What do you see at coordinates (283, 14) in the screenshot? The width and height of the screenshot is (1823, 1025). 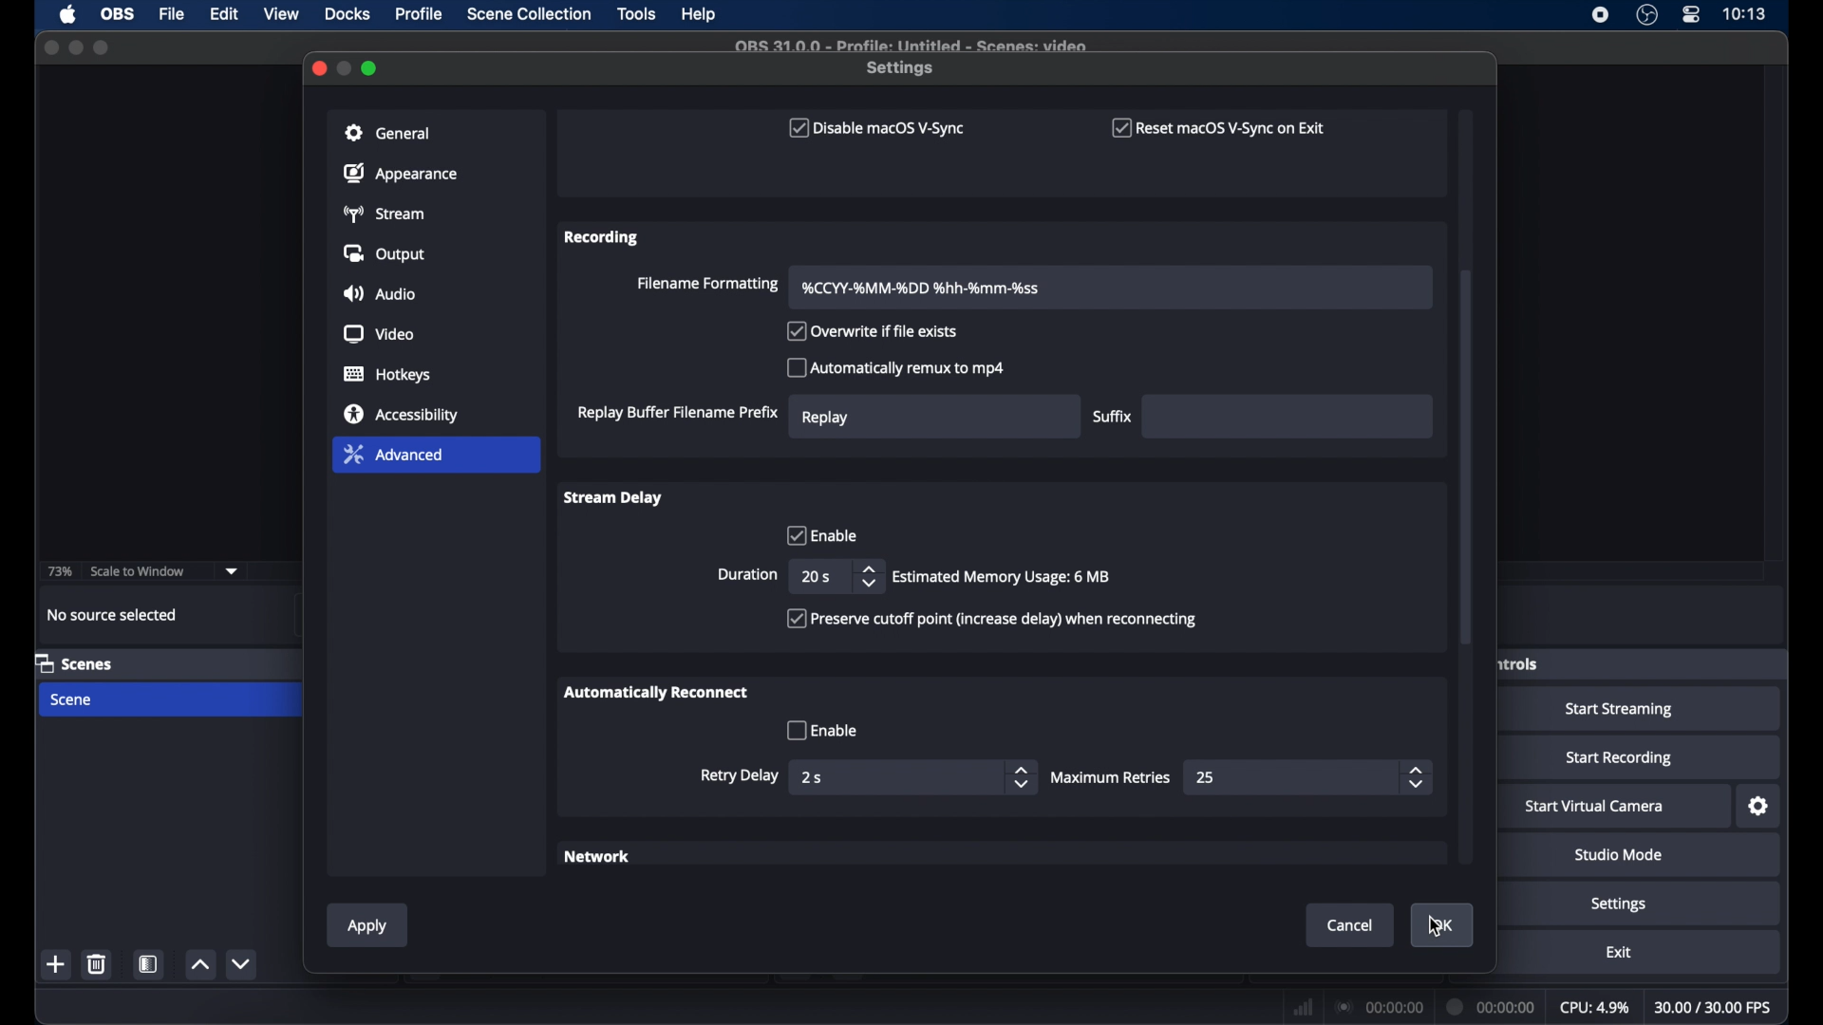 I see `view` at bounding box center [283, 14].